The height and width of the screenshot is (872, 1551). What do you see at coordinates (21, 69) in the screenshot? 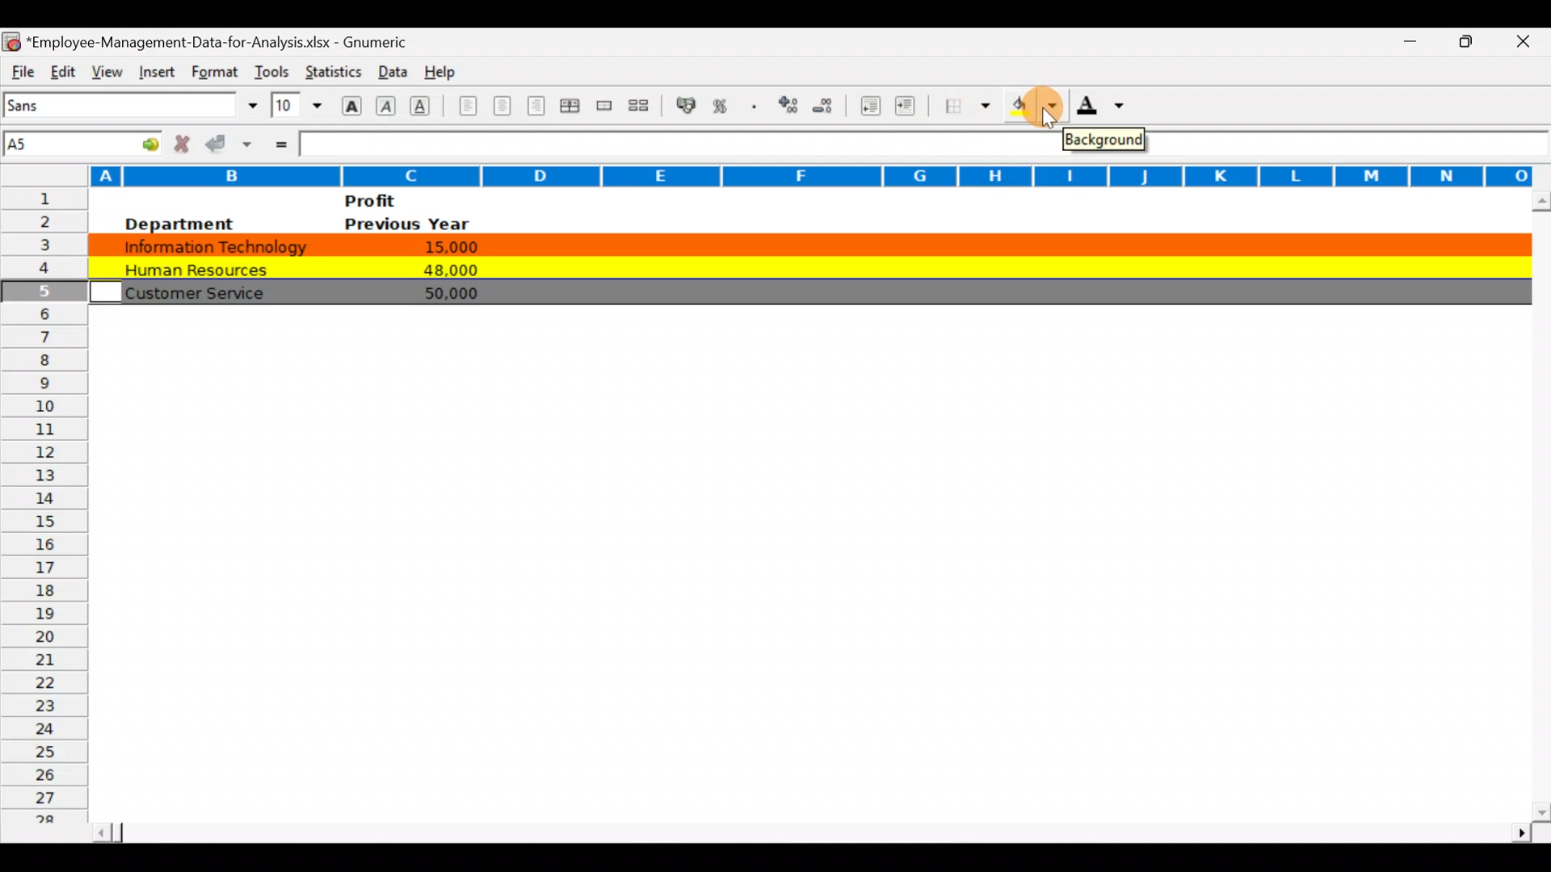
I see `File` at bounding box center [21, 69].